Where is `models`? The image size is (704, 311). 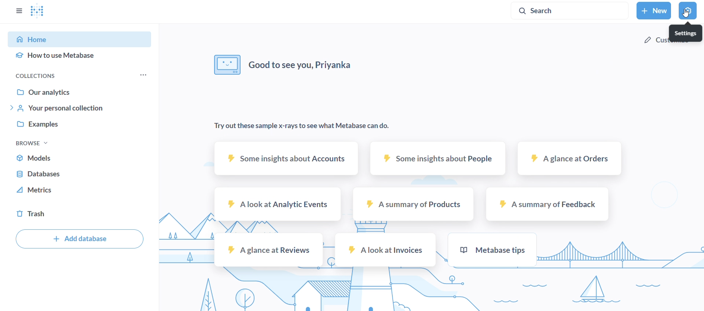
models is located at coordinates (80, 156).